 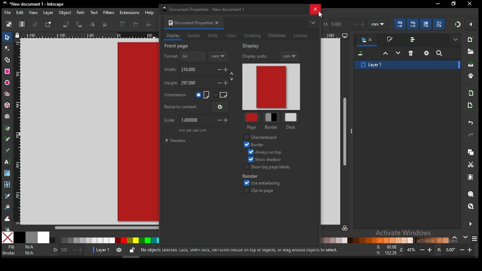 What do you see at coordinates (195, 36) in the screenshot?
I see `guides` at bounding box center [195, 36].